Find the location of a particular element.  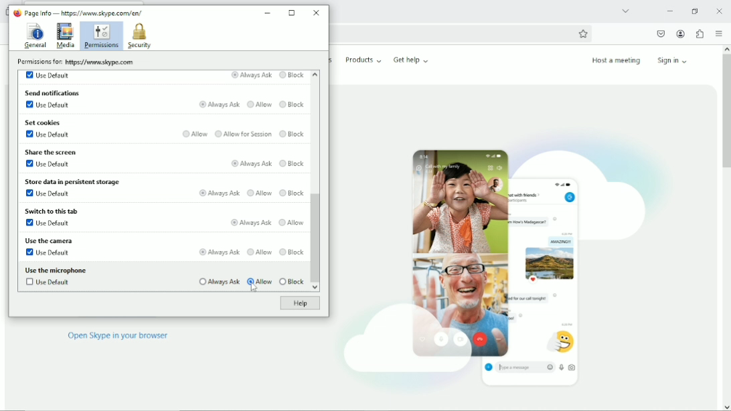

Allow is located at coordinates (260, 280).